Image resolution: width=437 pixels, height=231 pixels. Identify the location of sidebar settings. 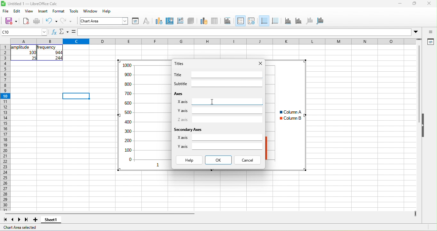
(430, 32).